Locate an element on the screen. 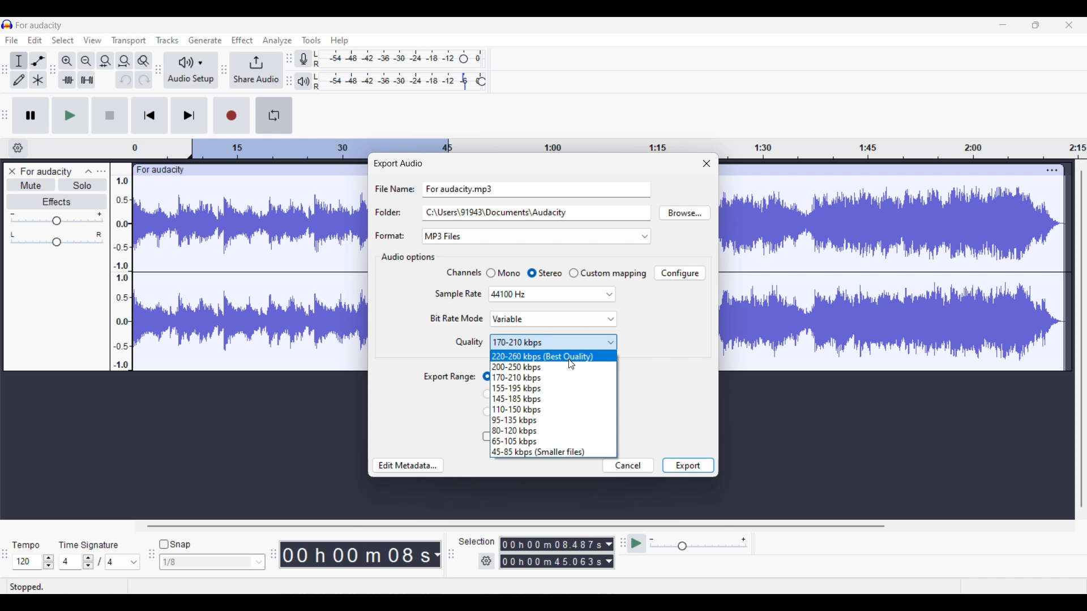 The image size is (1087, 611). Export is located at coordinates (688, 465).